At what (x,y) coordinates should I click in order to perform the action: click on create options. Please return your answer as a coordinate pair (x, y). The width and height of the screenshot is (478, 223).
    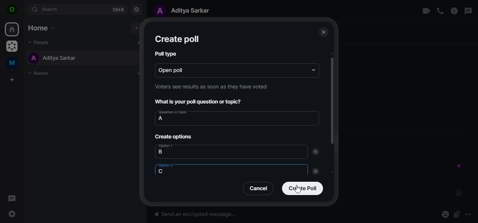
    Looking at the image, I should click on (175, 137).